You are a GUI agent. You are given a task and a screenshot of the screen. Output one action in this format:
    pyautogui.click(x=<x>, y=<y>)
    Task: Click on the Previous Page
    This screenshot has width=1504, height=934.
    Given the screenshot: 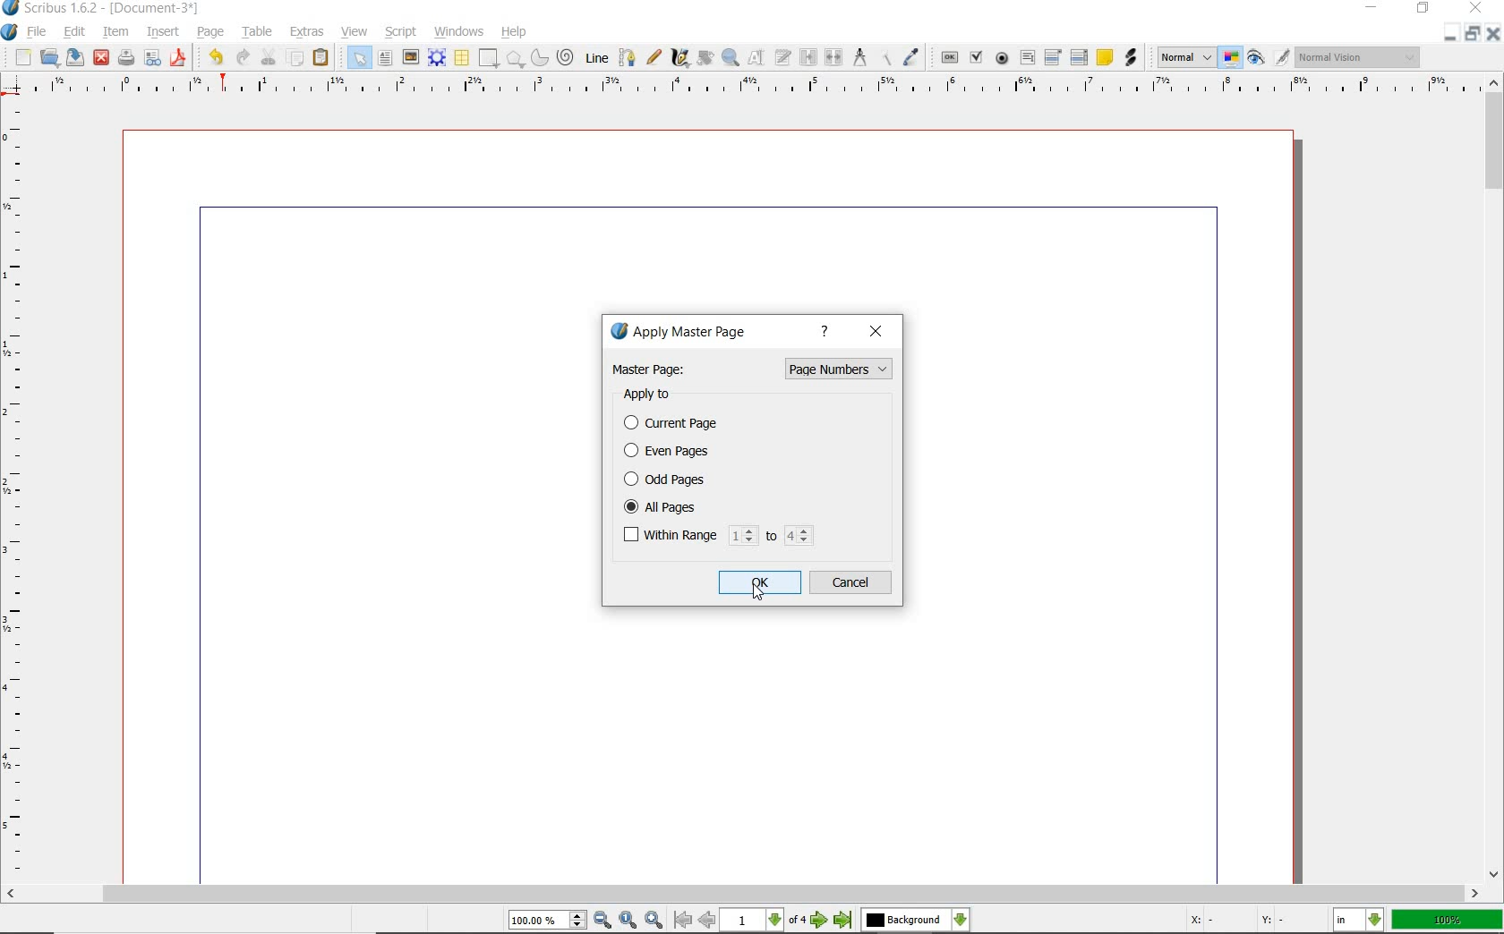 What is the action you would take?
    pyautogui.click(x=707, y=921)
    